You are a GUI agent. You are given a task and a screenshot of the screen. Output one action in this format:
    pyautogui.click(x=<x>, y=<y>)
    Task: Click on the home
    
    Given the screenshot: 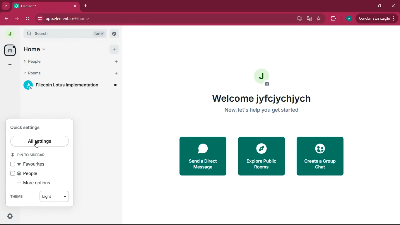 What is the action you would take?
    pyautogui.click(x=10, y=50)
    